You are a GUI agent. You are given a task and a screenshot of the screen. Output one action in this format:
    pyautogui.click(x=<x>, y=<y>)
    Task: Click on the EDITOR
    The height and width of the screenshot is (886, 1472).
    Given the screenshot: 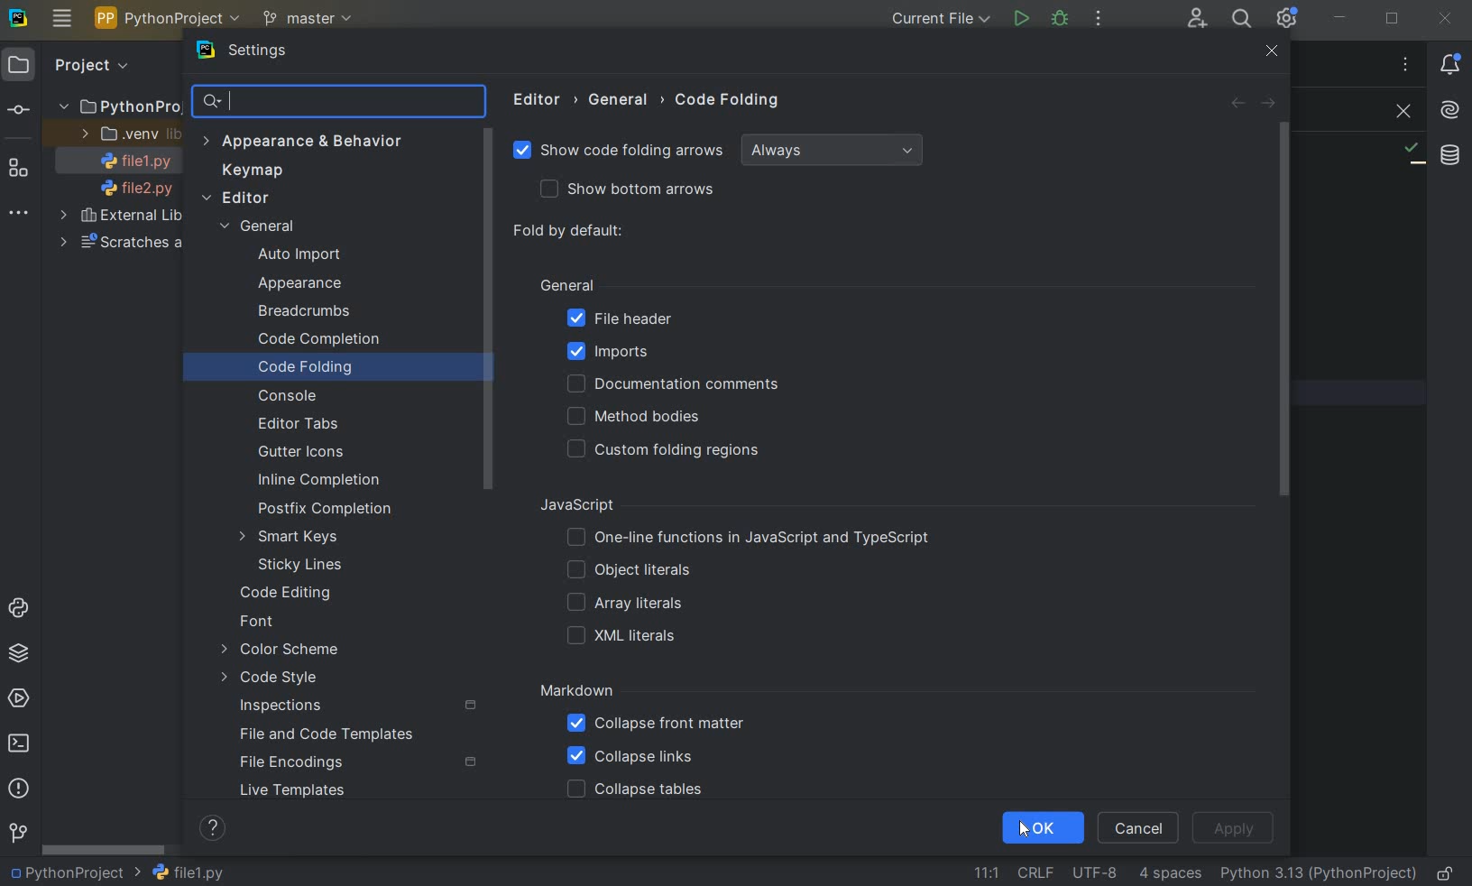 What is the action you would take?
    pyautogui.click(x=237, y=198)
    